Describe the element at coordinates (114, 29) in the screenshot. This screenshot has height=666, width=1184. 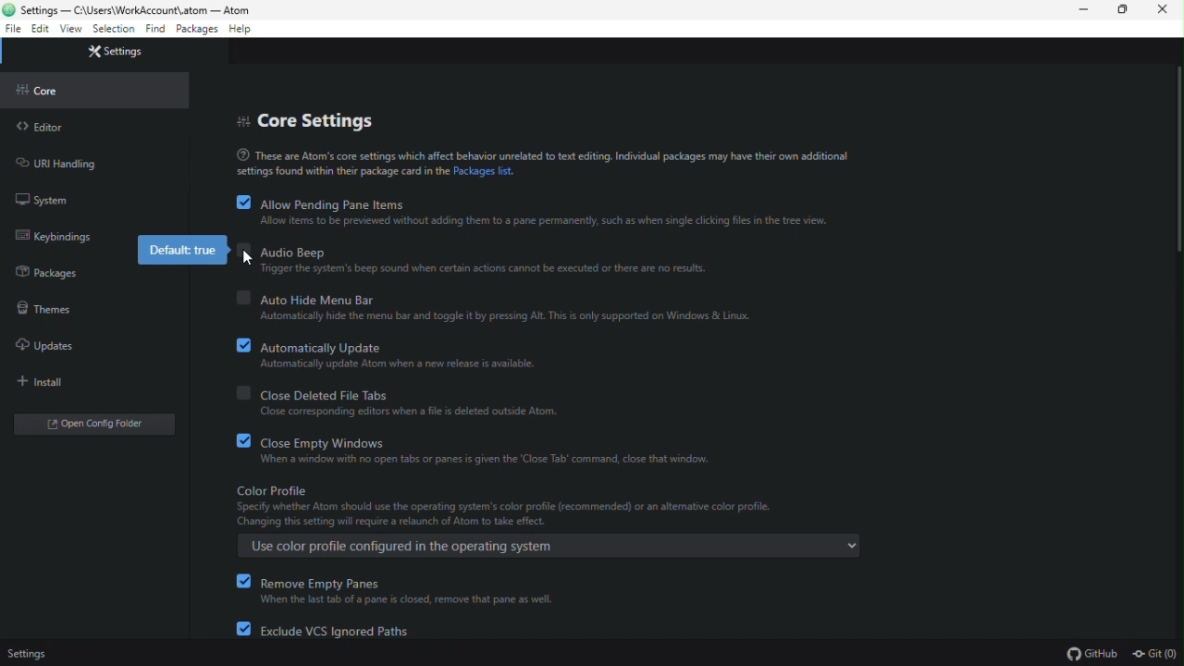
I see `selection` at that location.